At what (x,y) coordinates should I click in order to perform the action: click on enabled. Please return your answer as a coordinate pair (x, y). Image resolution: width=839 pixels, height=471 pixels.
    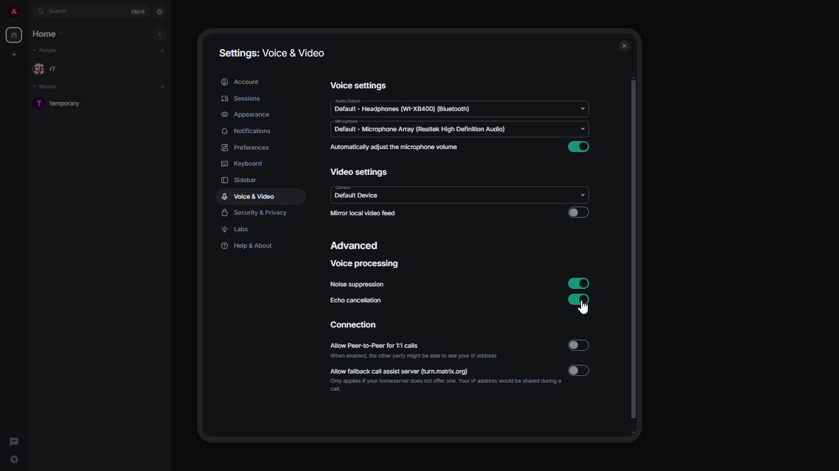
    Looking at the image, I should click on (580, 147).